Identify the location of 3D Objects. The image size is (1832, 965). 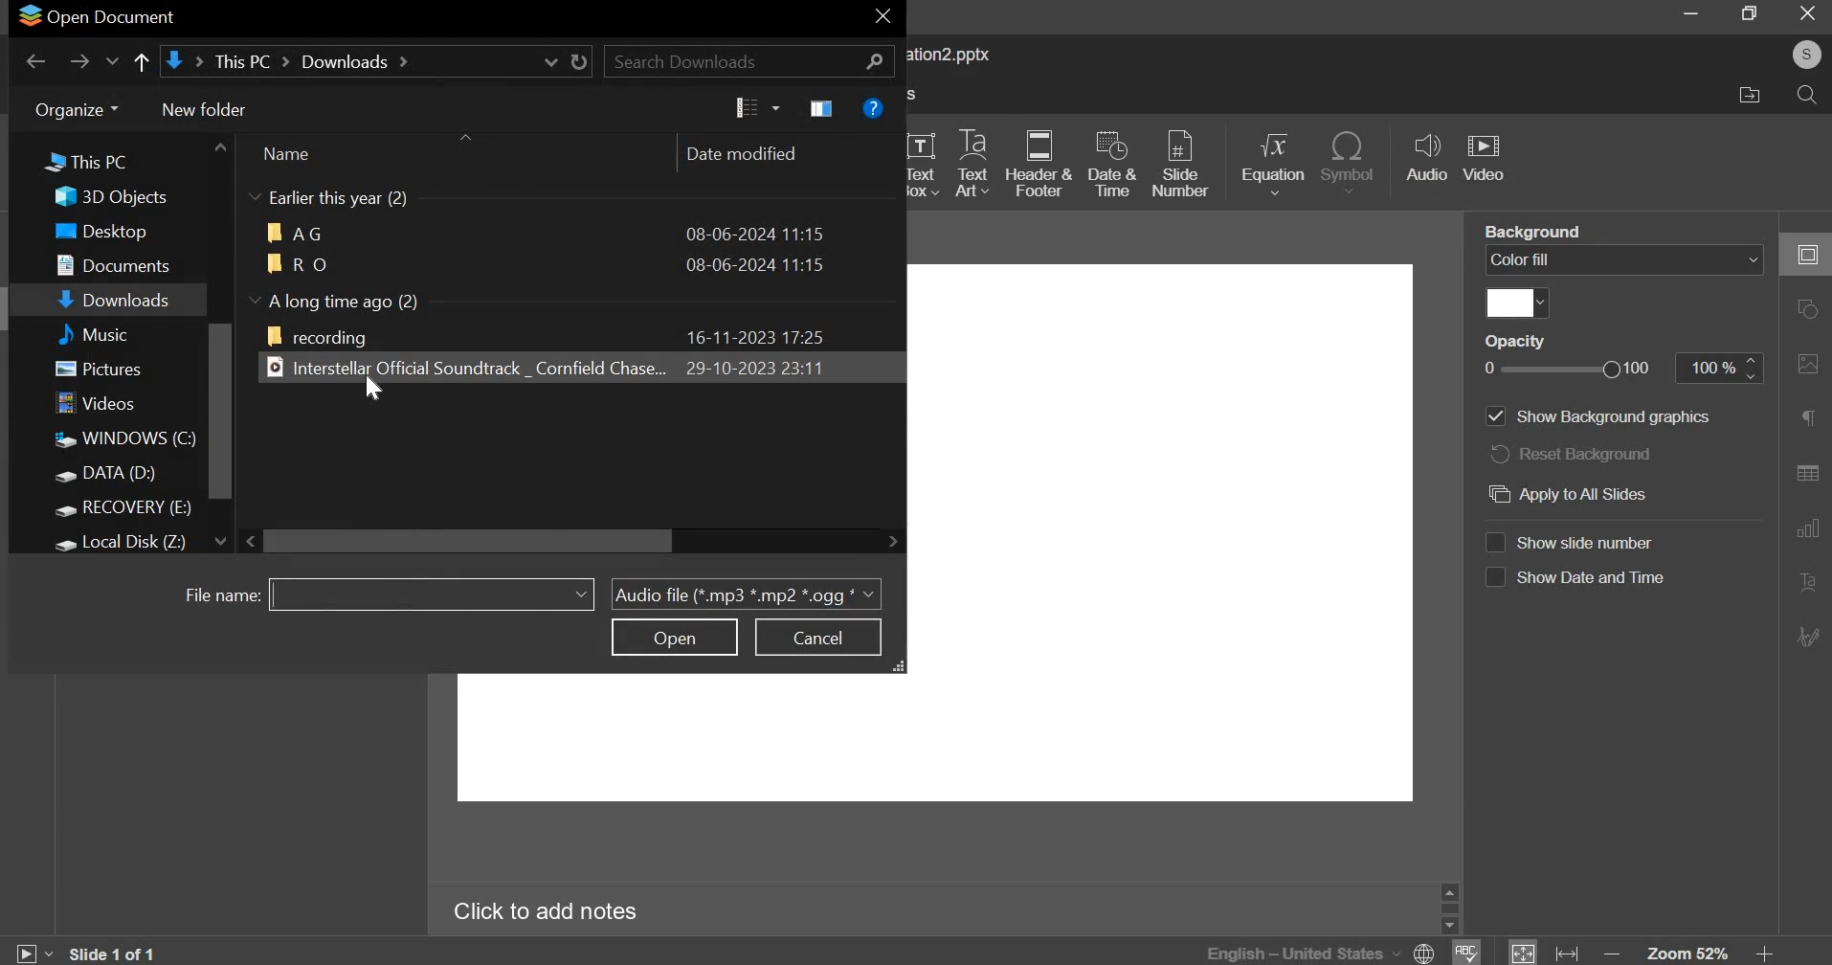
(109, 197).